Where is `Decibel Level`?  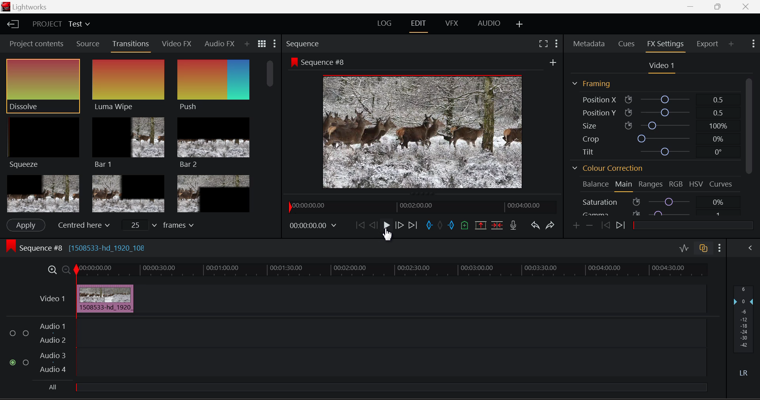
Decibel Level is located at coordinates (745, 332).